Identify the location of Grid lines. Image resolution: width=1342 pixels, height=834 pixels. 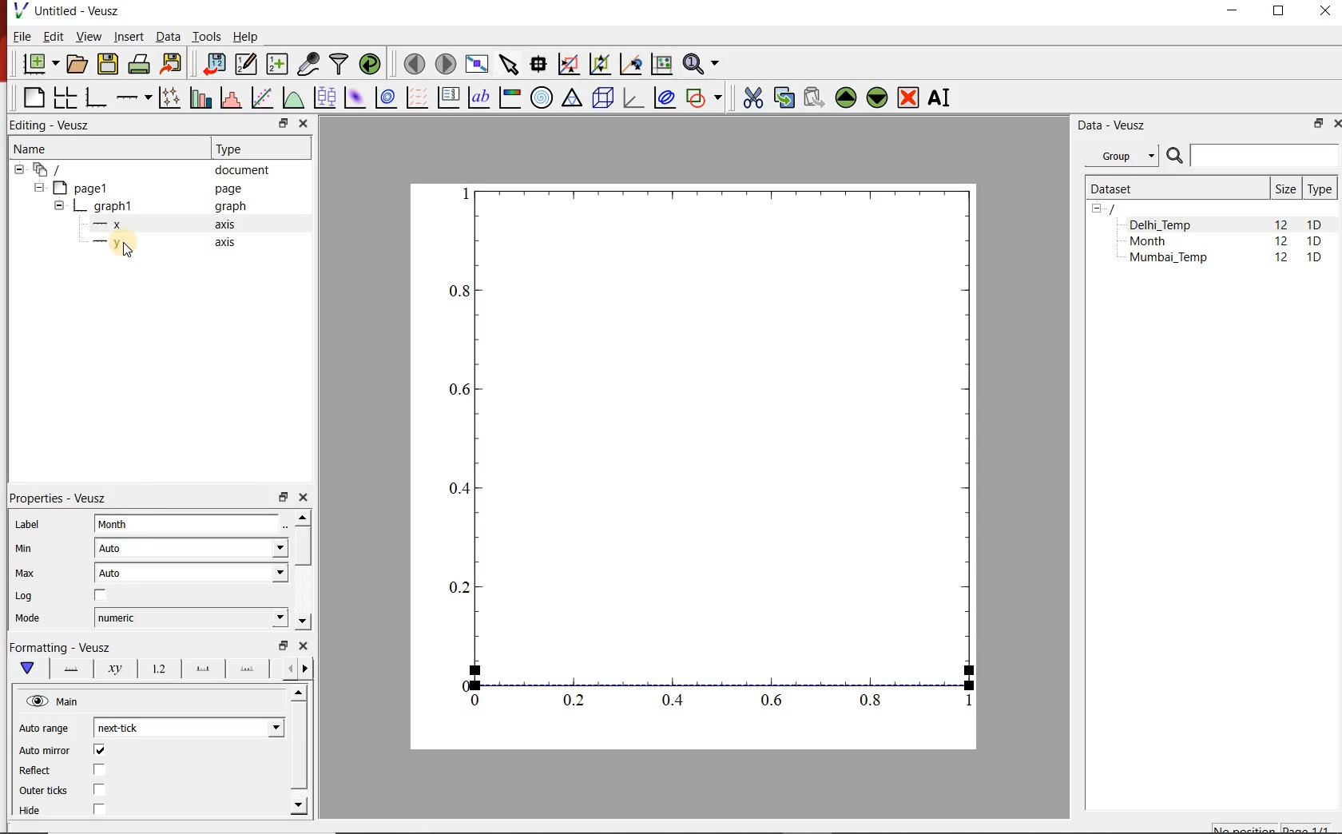
(298, 670).